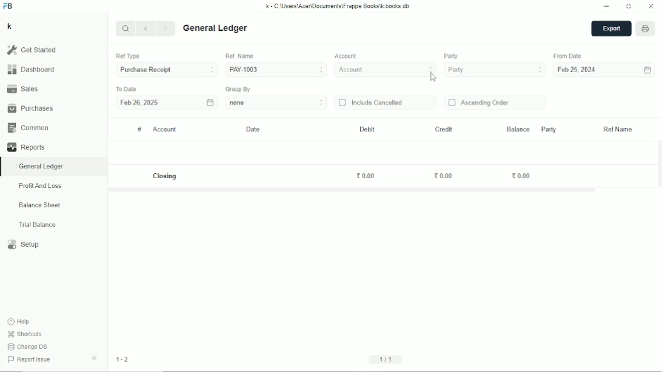  Describe the element at coordinates (25, 334) in the screenshot. I see `Shortcuts` at that location.